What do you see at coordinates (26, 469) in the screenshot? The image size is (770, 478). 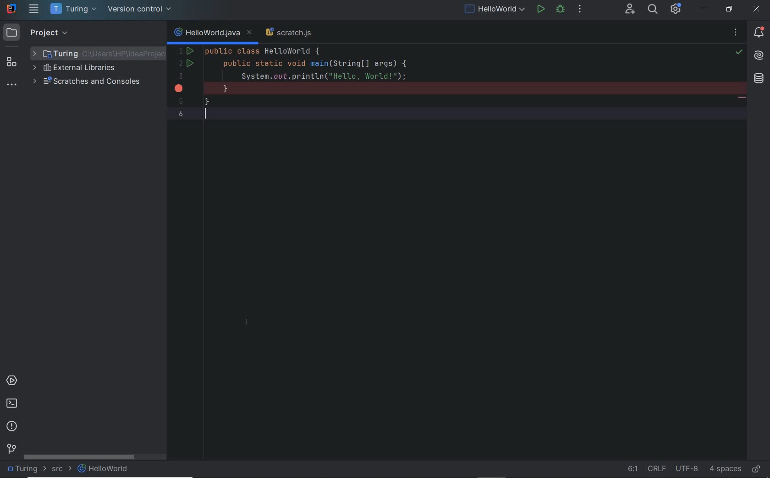 I see `project name` at bounding box center [26, 469].